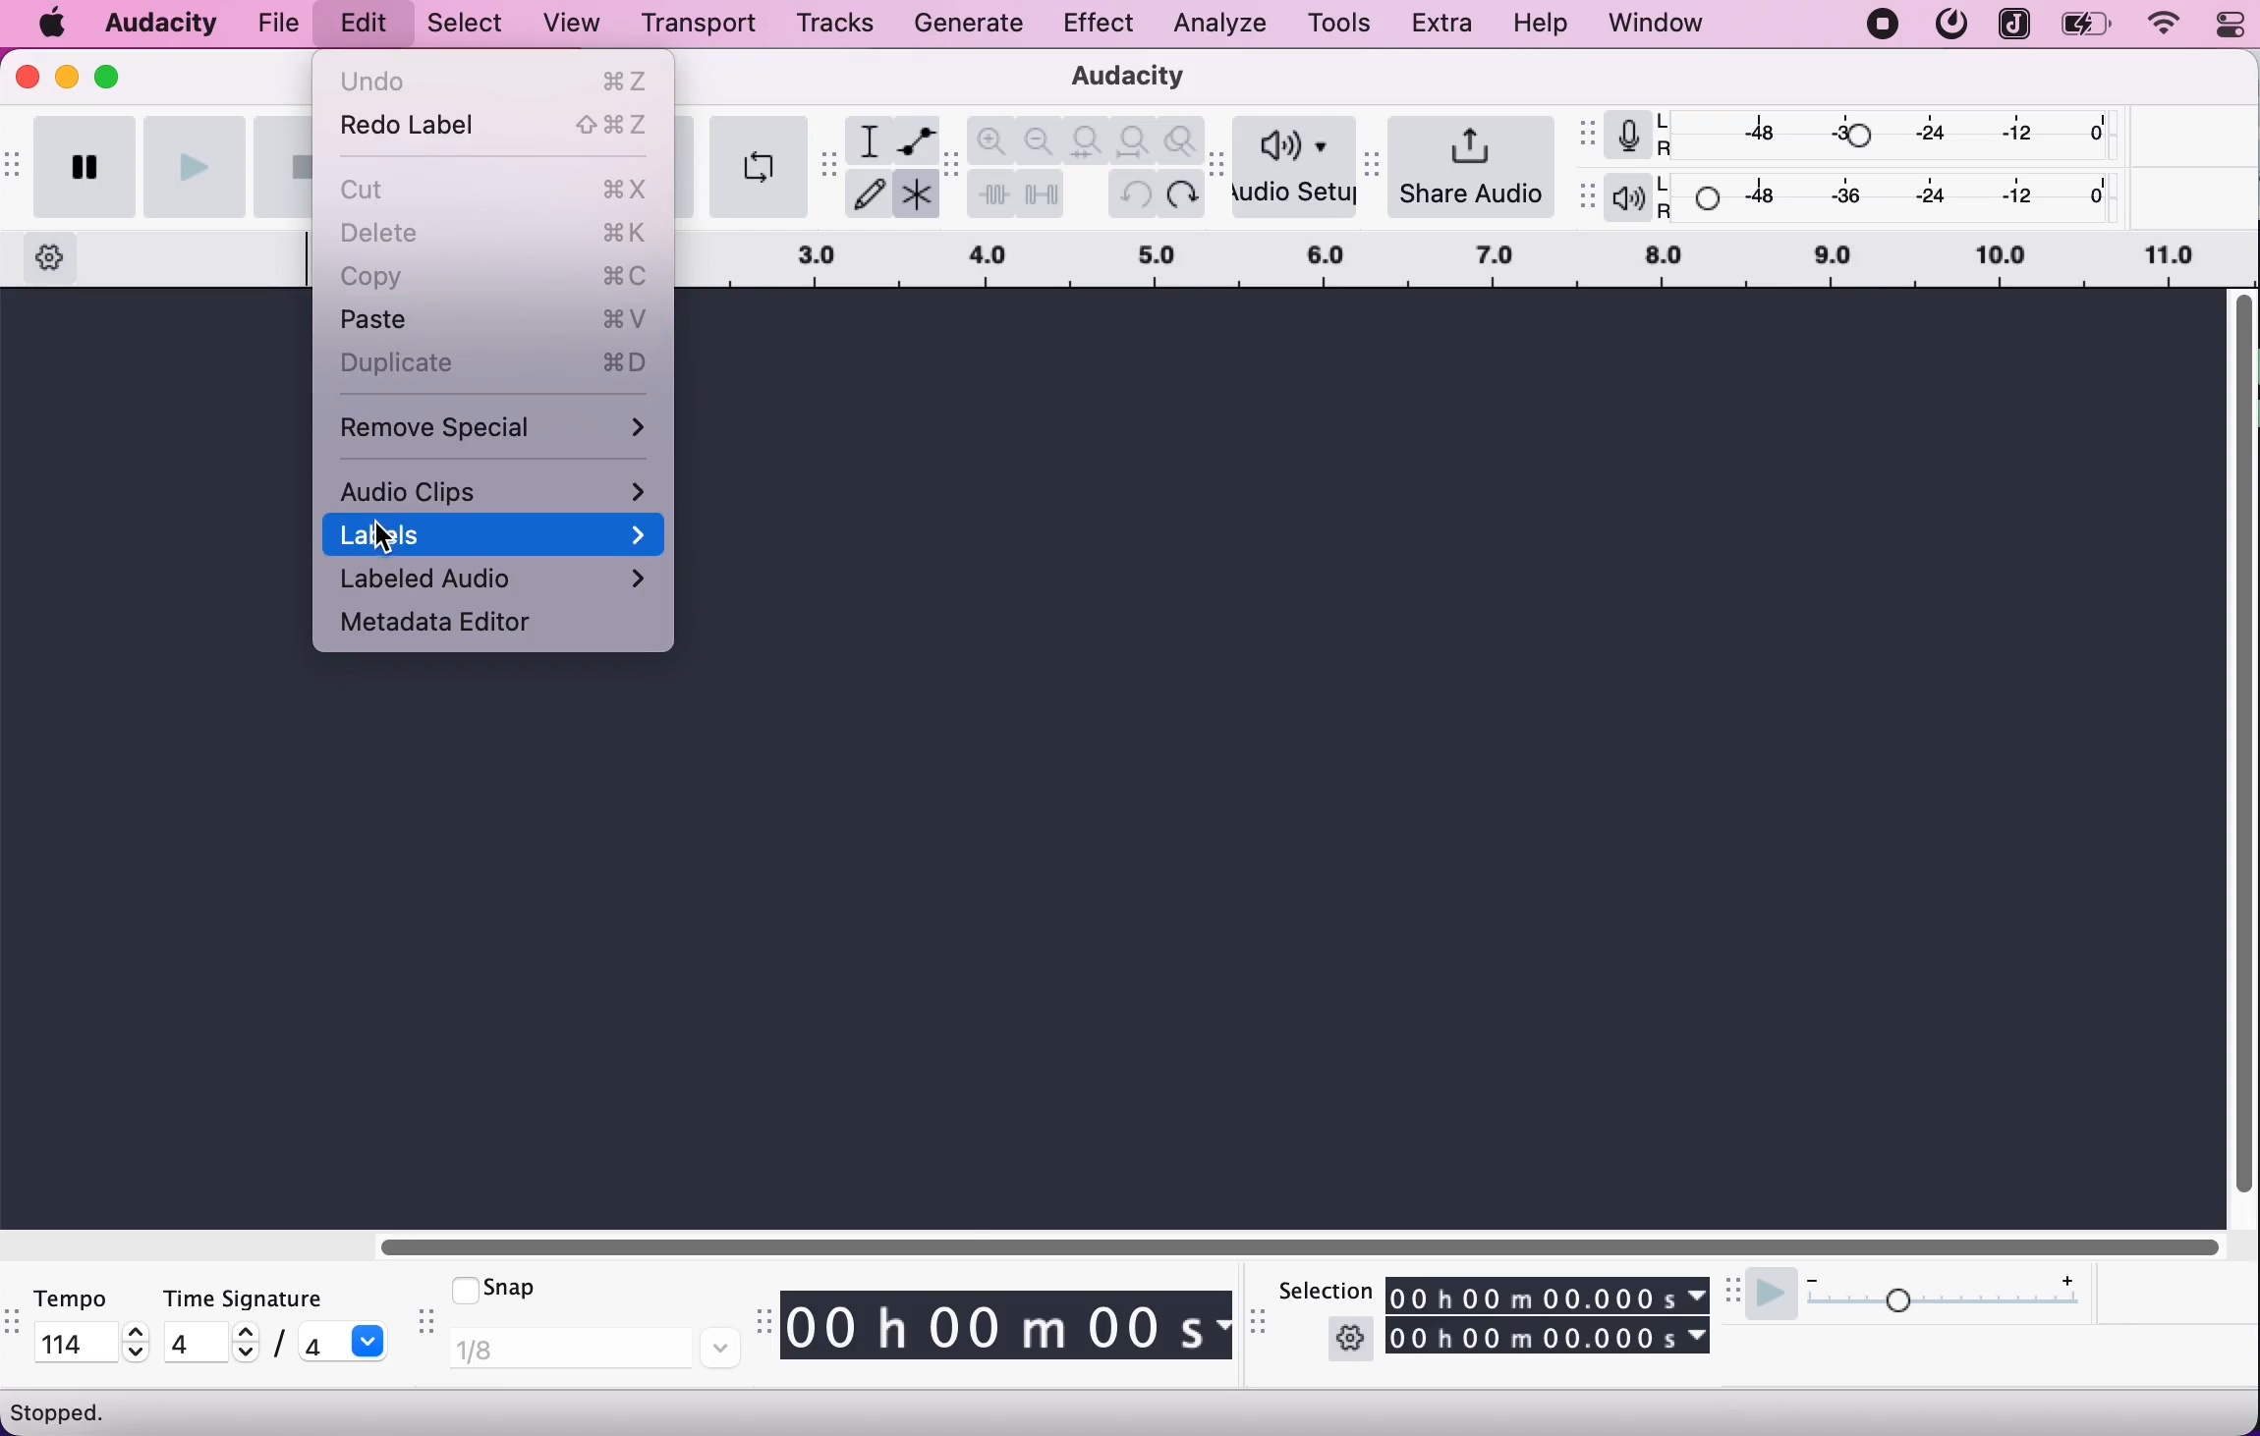 This screenshot has height=1436, width=2260. What do you see at coordinates (757, 166) in the screenshot?
I see `enable looping` at bounding box center [757, 166].